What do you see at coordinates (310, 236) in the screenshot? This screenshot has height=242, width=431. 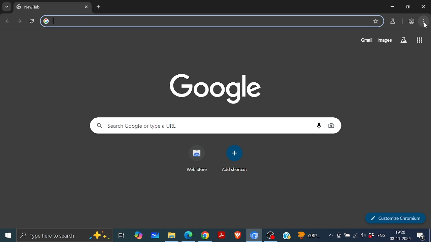 I see `GBP` at bounding box center [310, 236].